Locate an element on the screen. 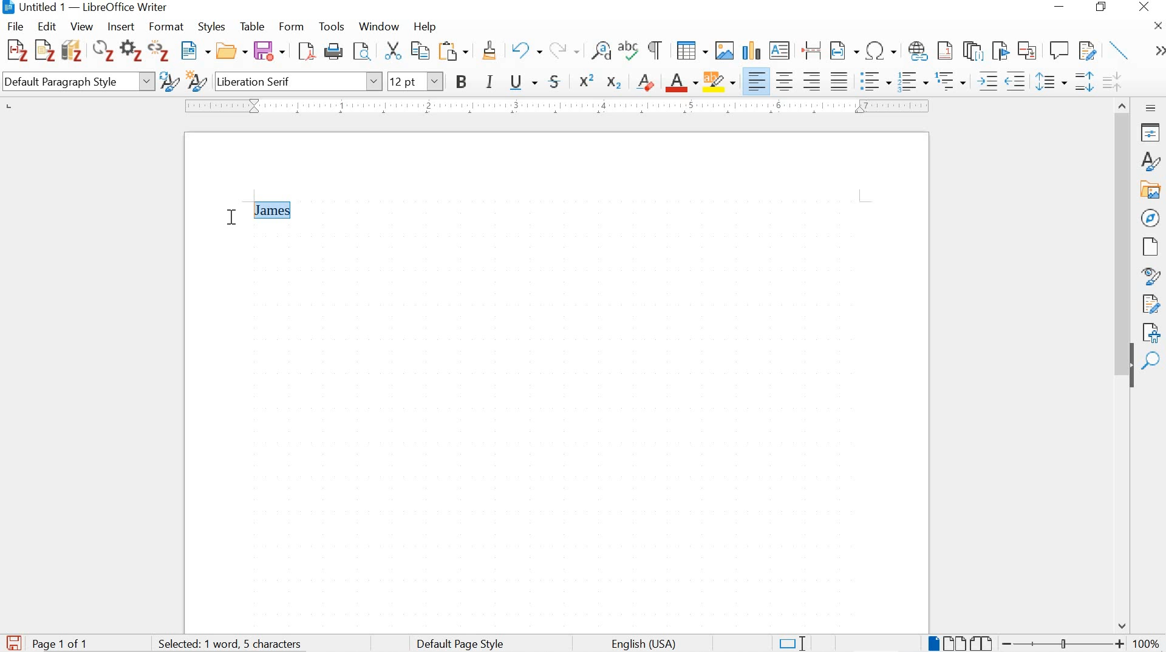 Image resolution: width=1166 pixels, height=652 pixels. new is located at coordinates (196, 52).